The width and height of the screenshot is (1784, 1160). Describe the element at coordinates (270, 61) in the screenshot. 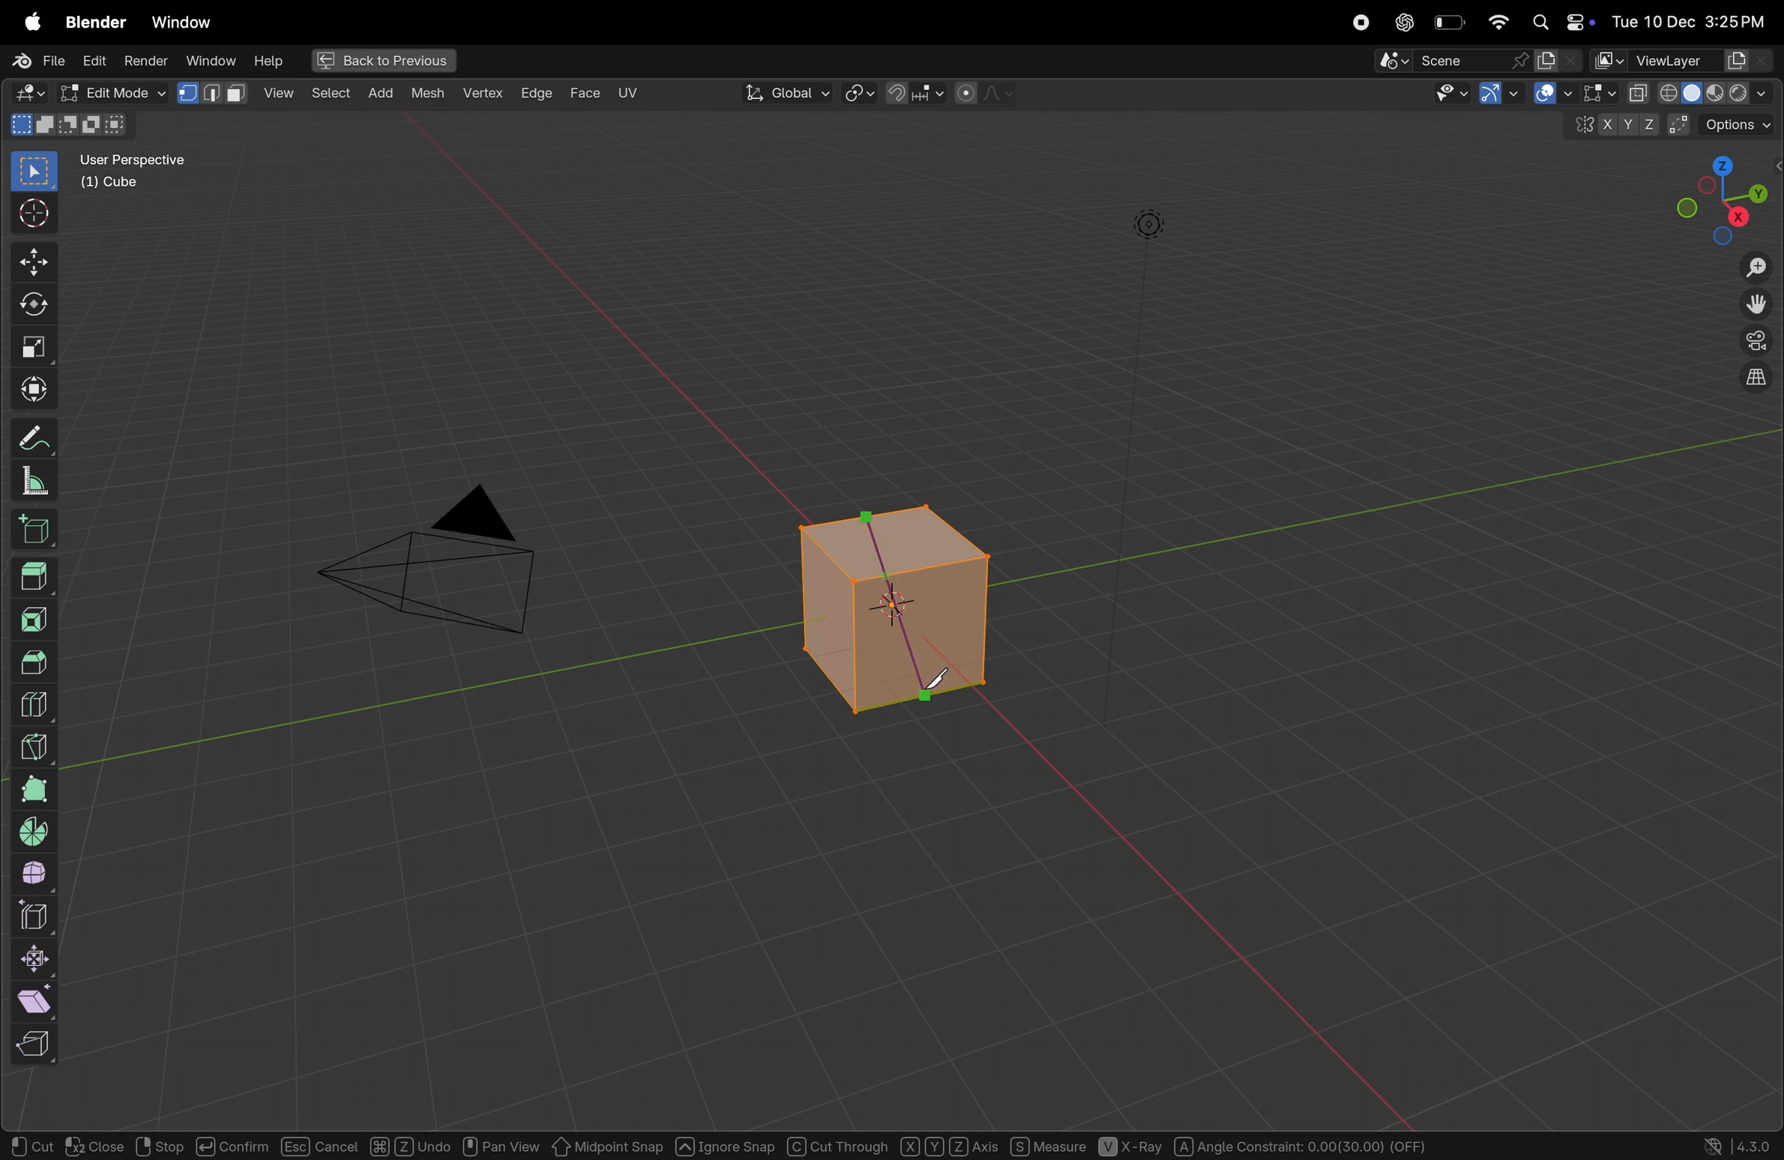

I see `Help` at that location.